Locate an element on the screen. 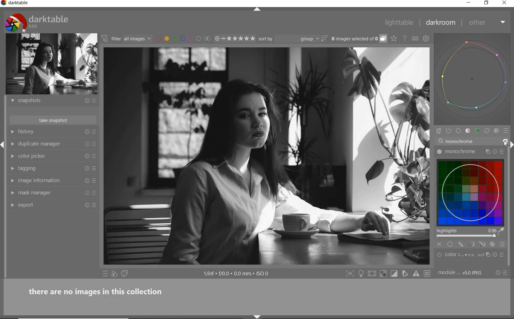 The height and width of the screenshot is (319, 514). preset and preferences is located at coordinates (96, 156).